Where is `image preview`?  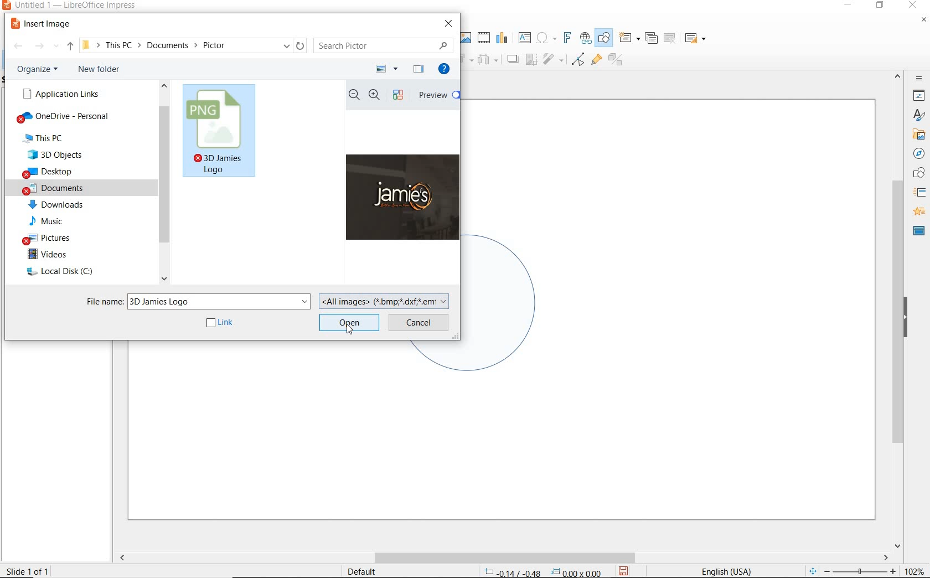 image preview is located at coordinates (401, 200).